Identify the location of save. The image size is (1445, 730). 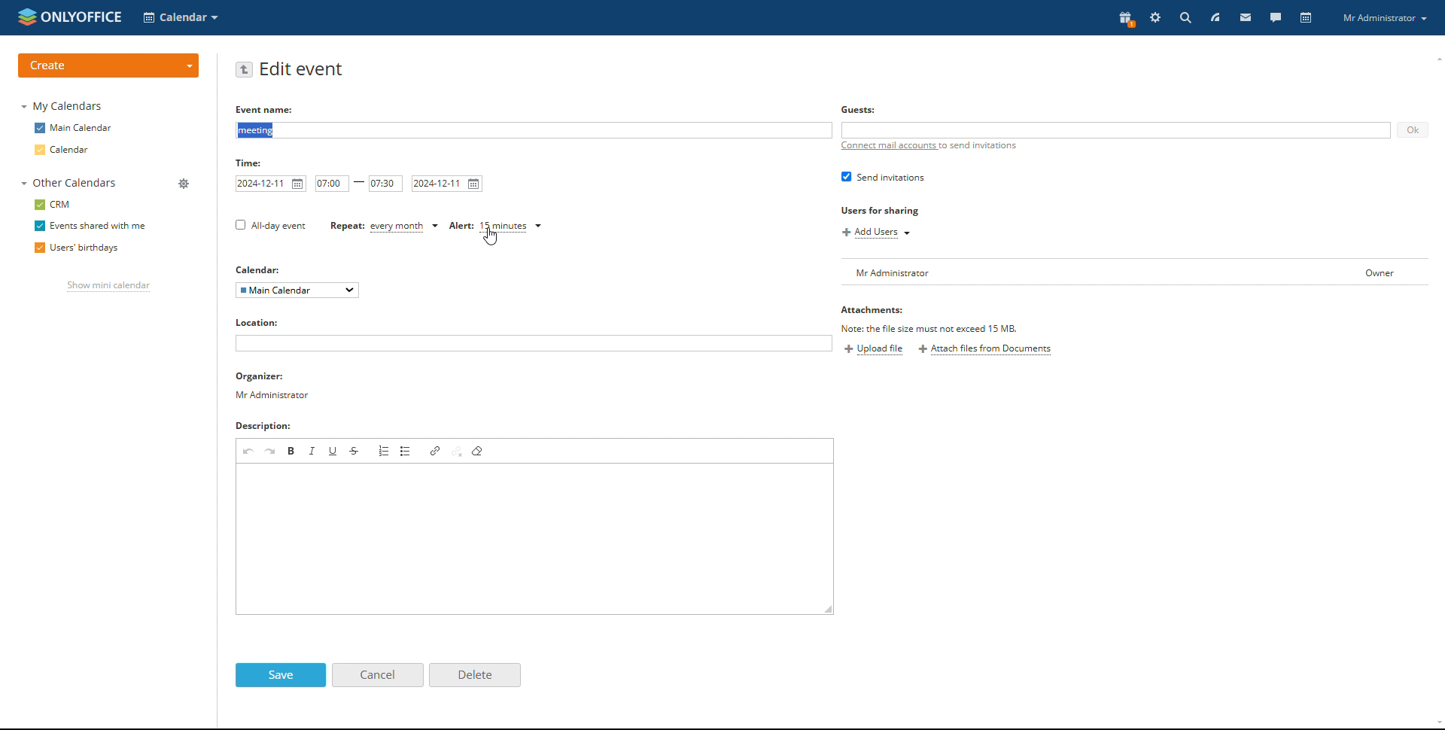
(281, 676).